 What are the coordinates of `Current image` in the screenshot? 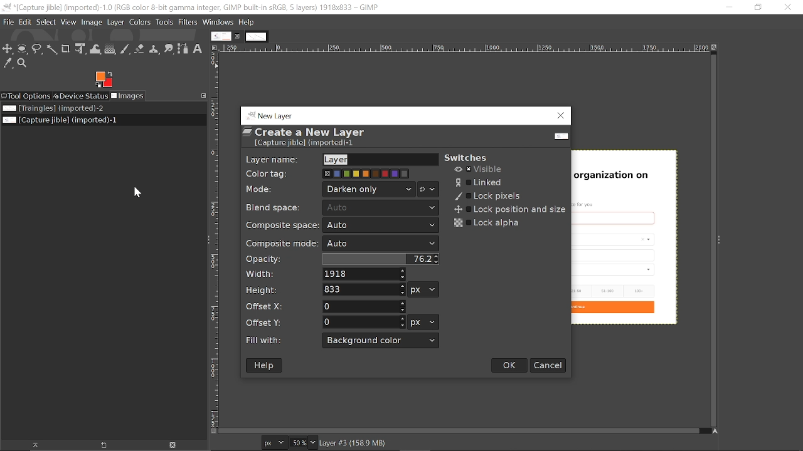 It's located at (631, 233).